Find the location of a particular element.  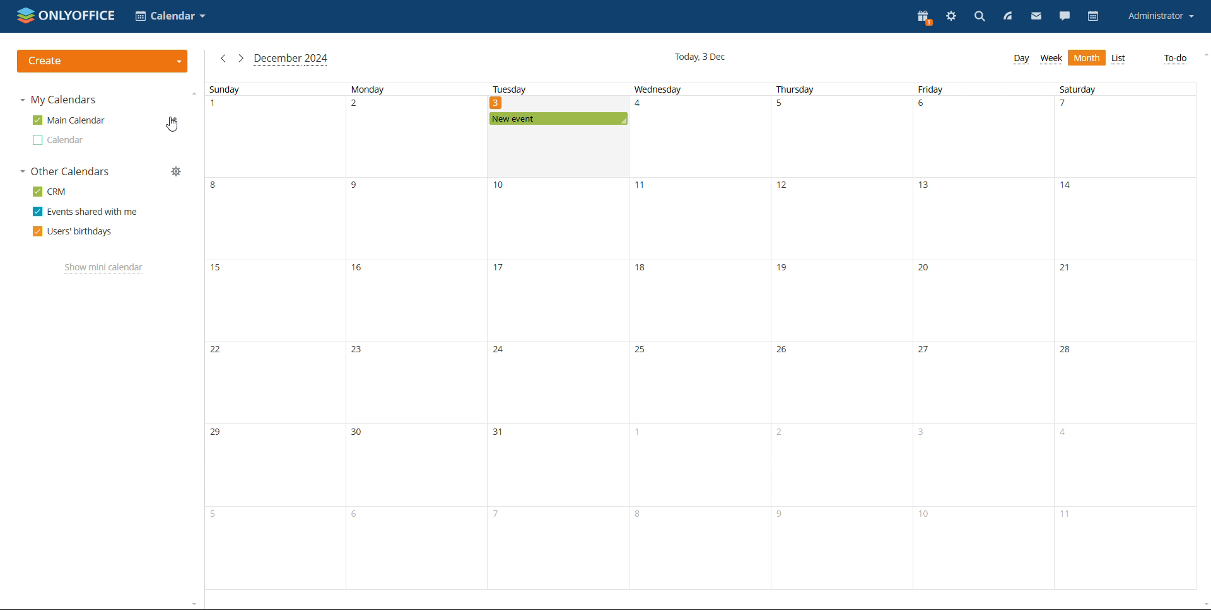

date is located at coordinates (698, 382).